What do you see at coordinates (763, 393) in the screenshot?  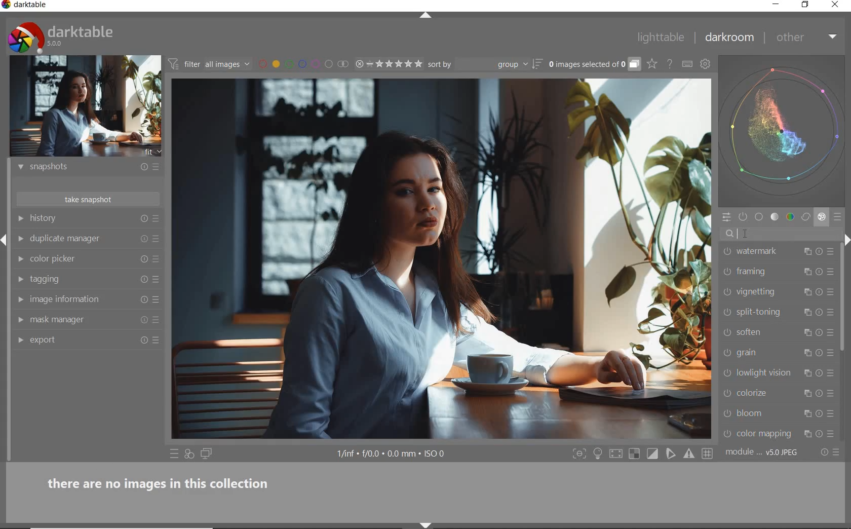 I see `colorize` at bounding box center [763, 393].